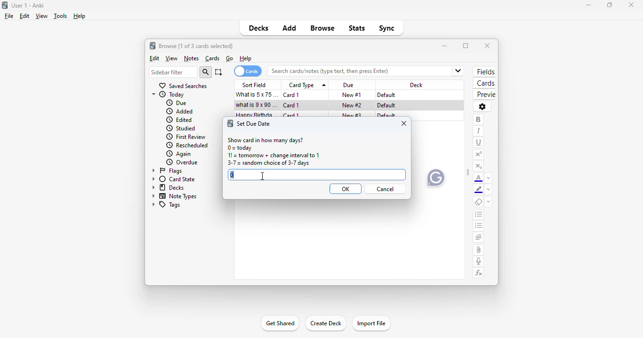 Image resolution: width=643 pixels, height=338 pixels. Describe the element at coordinates (479, 143) in the screenshot. I see `underline` at that location.